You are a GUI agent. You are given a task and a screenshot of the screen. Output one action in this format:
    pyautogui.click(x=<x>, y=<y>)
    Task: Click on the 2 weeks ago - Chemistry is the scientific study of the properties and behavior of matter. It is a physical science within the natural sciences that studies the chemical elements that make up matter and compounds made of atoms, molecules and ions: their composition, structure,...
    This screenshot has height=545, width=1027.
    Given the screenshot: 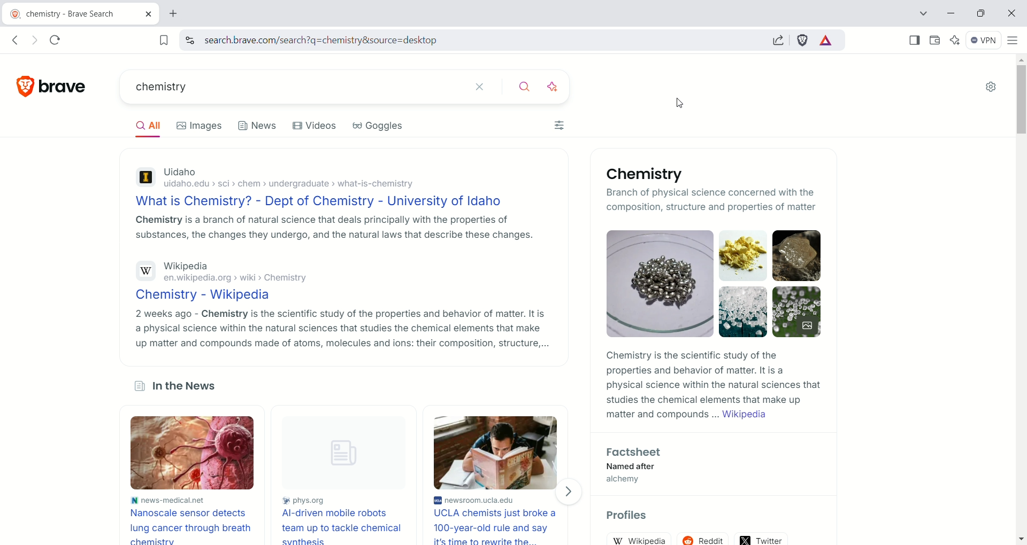 What is the action you would take?
    pyautogui.click(x=340, y=328)
    